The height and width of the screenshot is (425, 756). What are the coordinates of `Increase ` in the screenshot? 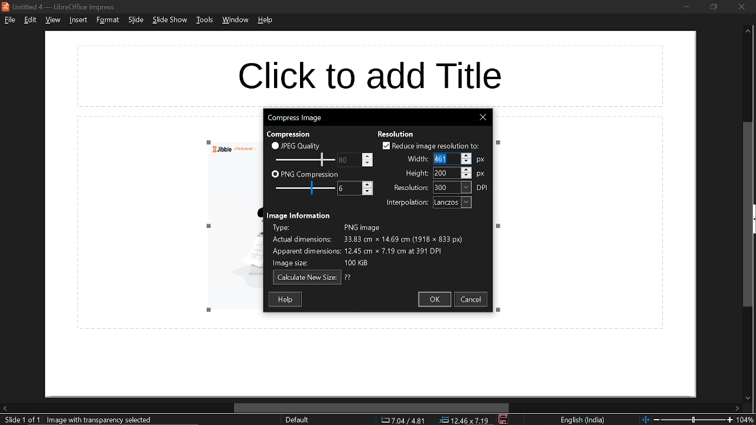 It's located at (467, 169).